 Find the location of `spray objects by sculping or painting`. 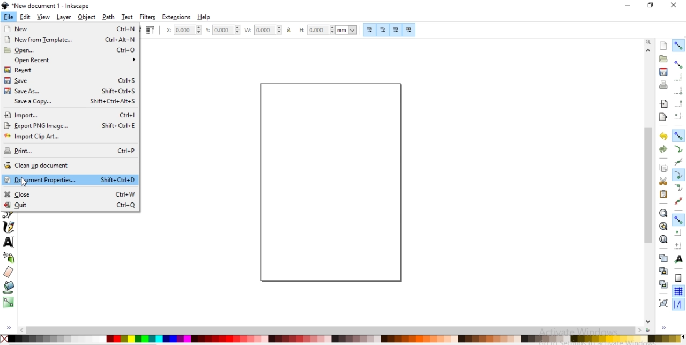

spray objects by sculping or painting is located at coordinates (11, 257).